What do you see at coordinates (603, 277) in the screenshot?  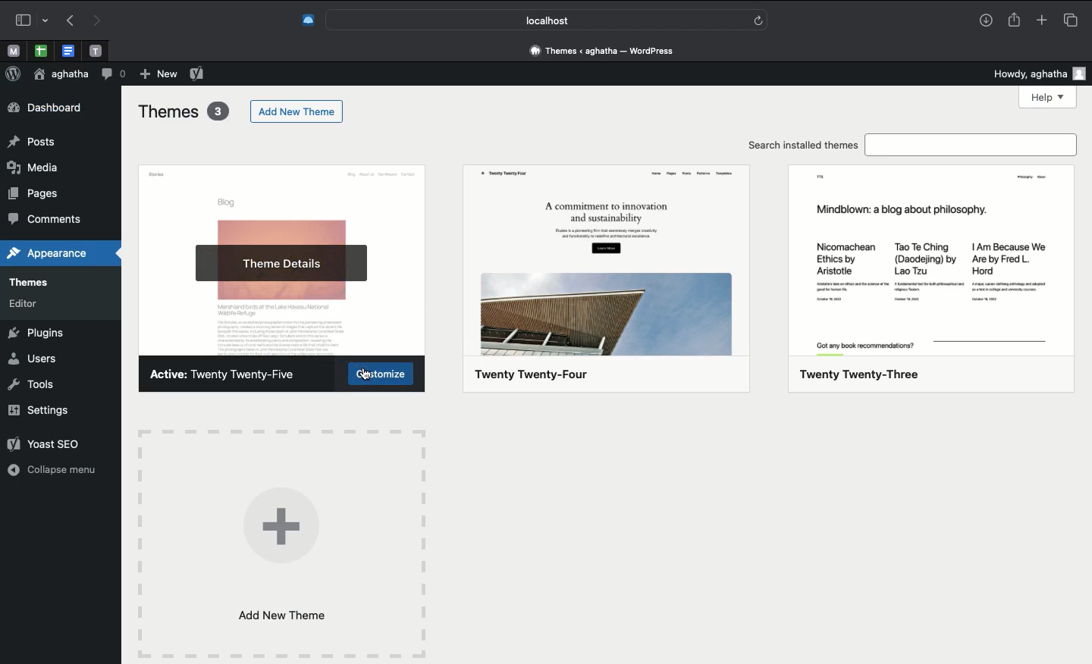 I see `twenty twenty-four theme` at bounding box center [603, 277].